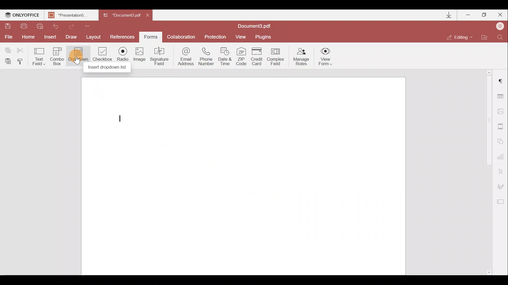  Describe the element at coordinates (325, 56) in the screenshot. I see `View form` at that location.